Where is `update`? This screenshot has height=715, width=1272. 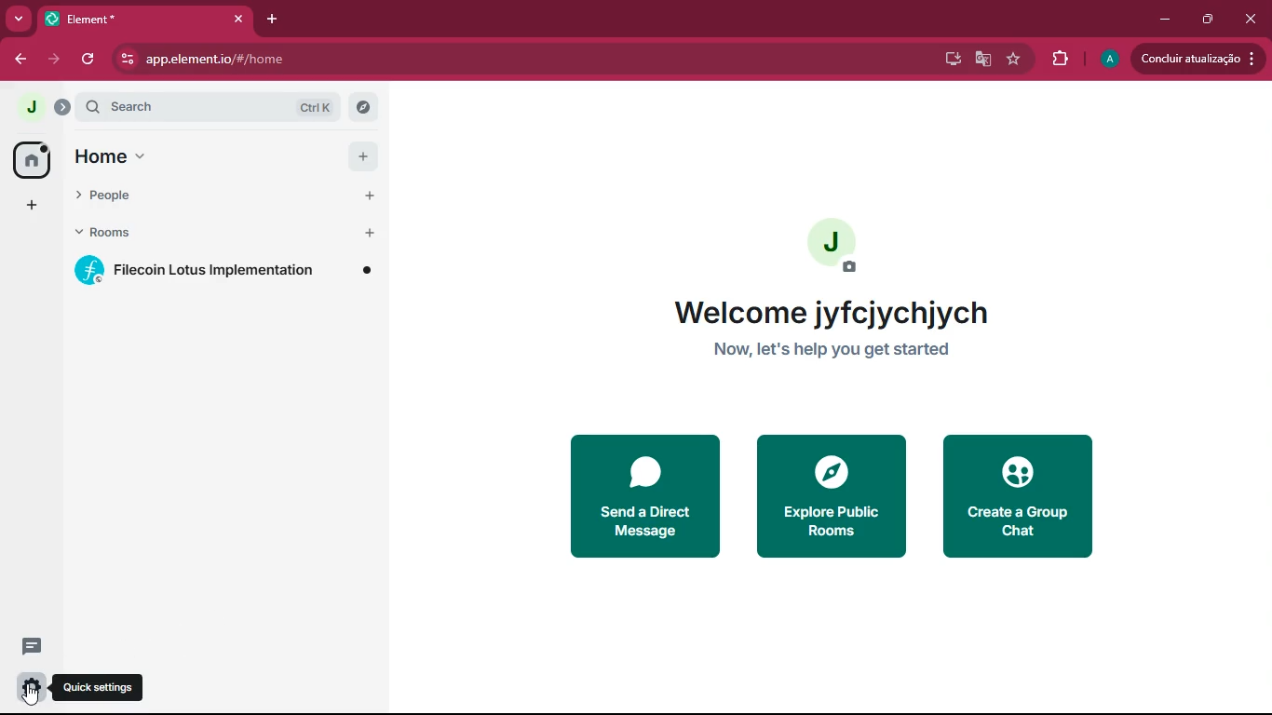 update is located at coordinates (1198, 59).